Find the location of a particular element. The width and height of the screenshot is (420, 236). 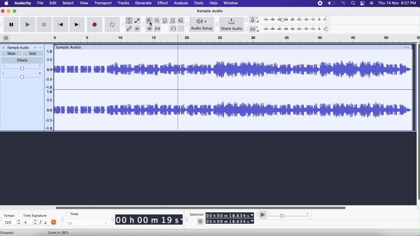

cursor is located at coordinates (151, 24).